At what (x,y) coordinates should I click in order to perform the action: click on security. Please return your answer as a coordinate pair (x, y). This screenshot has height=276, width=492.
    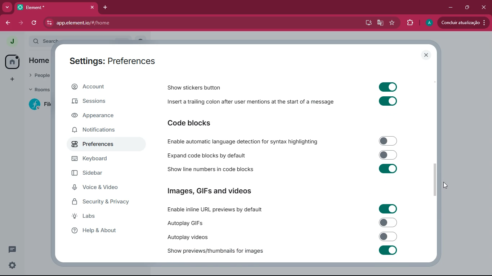
    Looking at the image, I should click on (107, 203).